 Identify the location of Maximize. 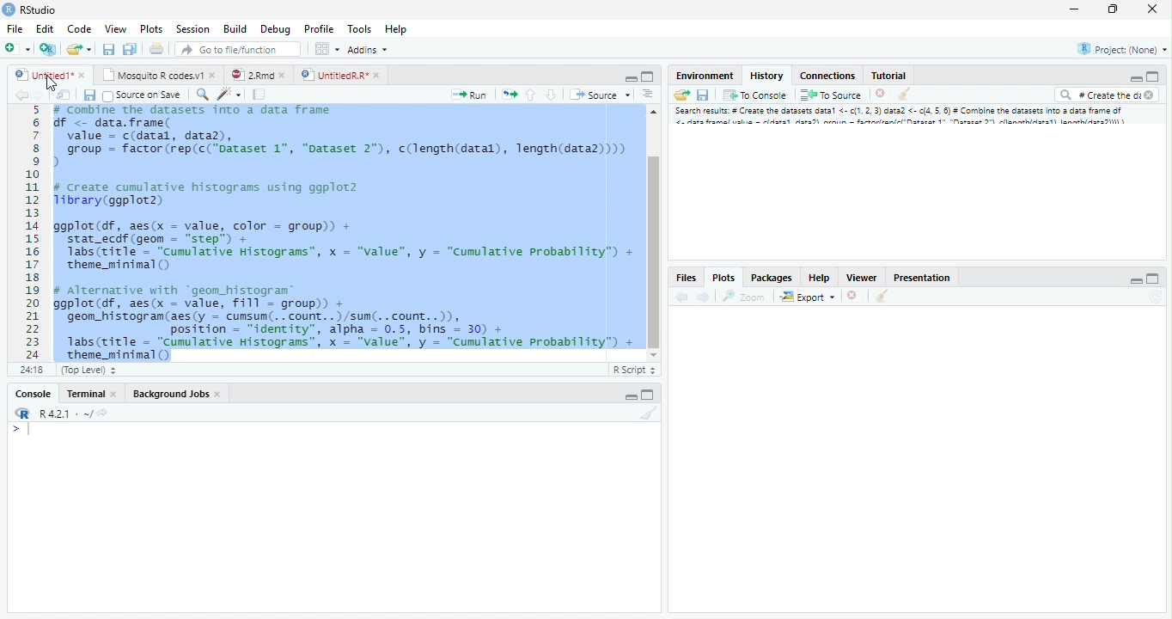
(650, 395).